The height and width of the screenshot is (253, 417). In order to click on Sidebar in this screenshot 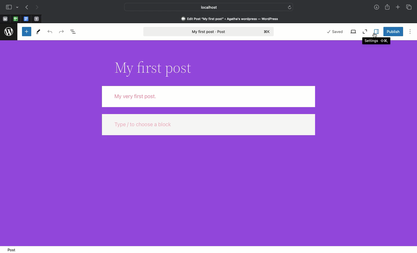, I will do `click(8, 7)`.